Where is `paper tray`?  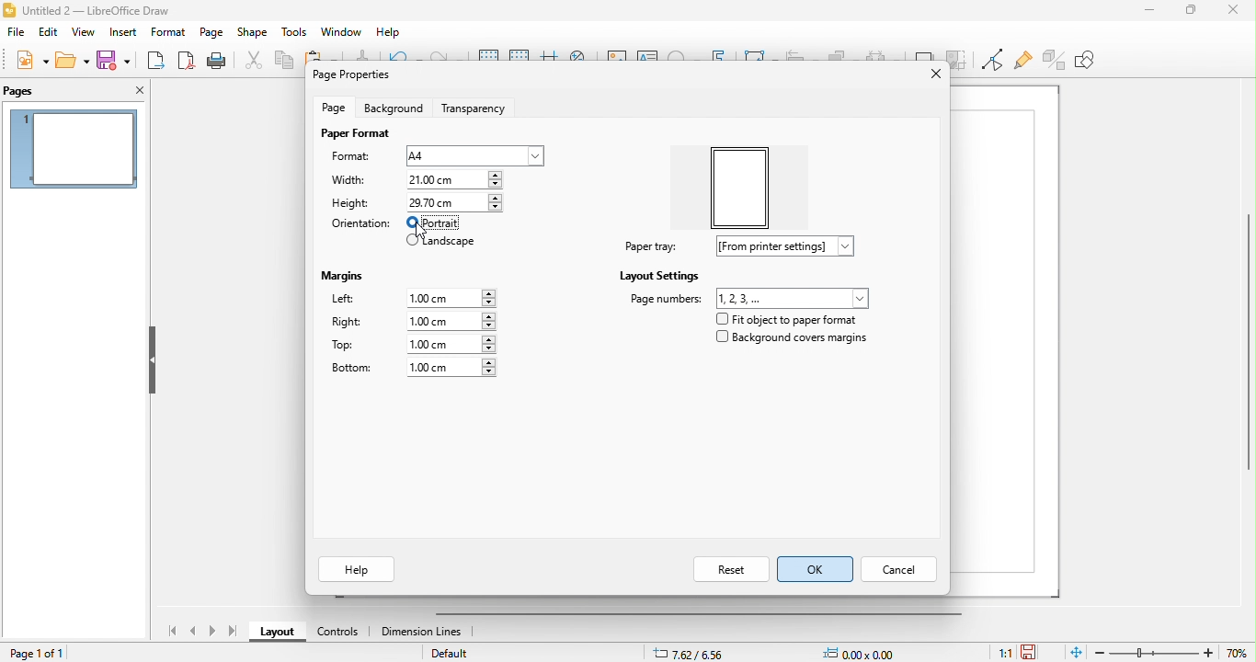 paper tray is located at coordinates (748, 248).